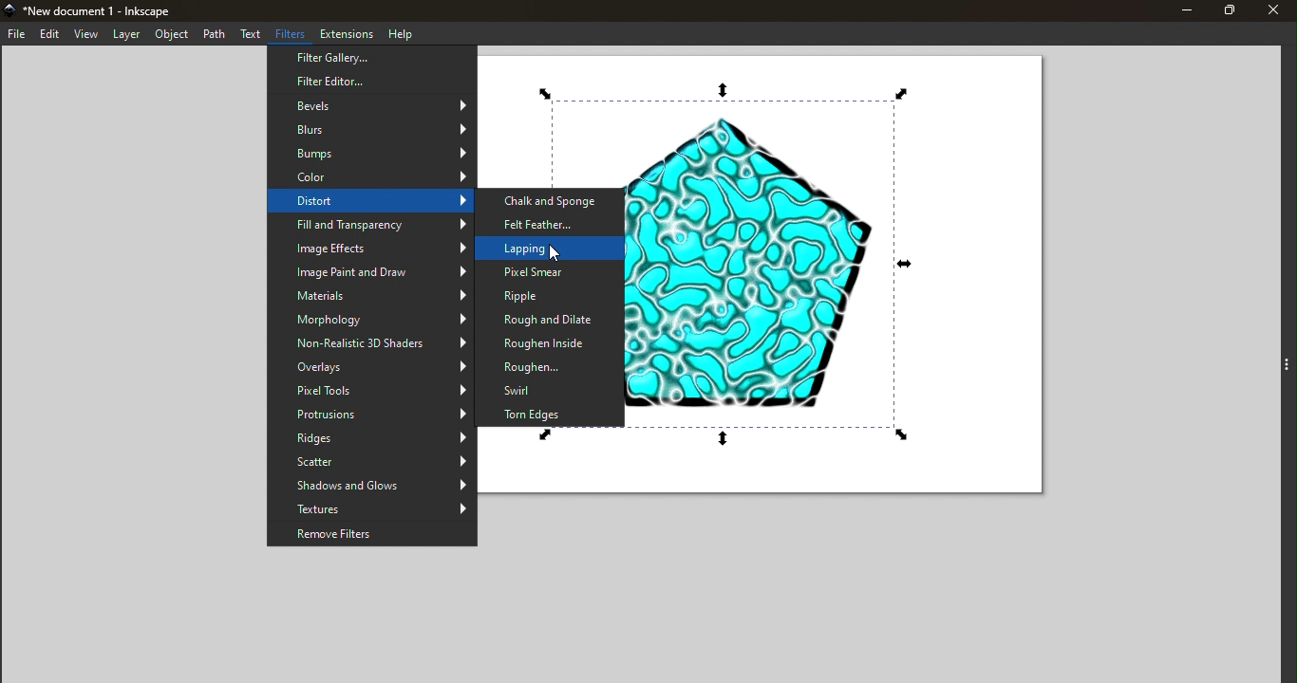  What do you see at coordinates (556, 255) in the screenshot?
I see `cursor` at bounding box center [556, 255].